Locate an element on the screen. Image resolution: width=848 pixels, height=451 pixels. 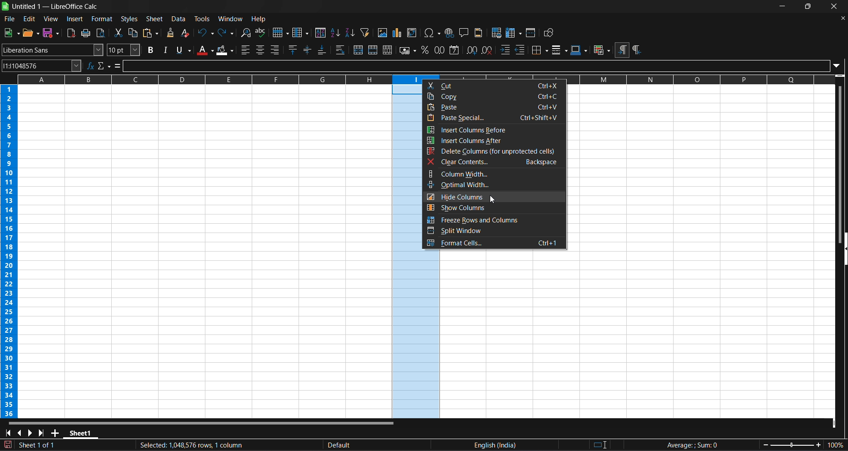
 is located at coordinates (205, 51).